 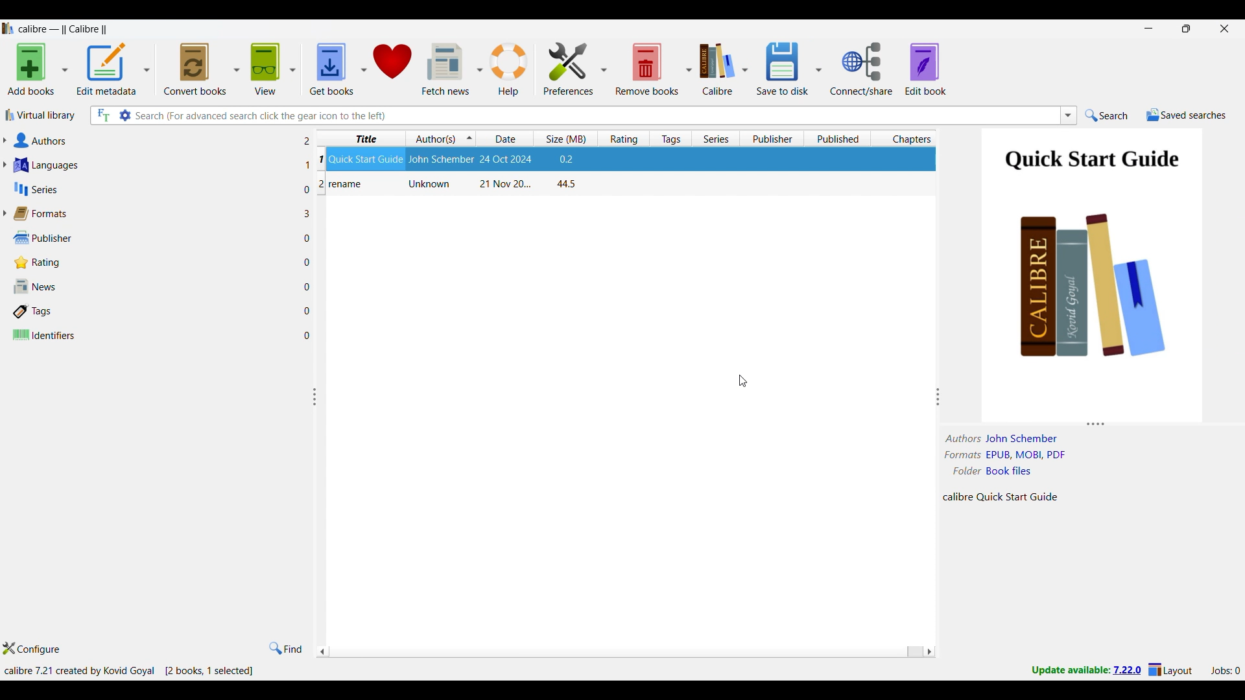 I want to click on Publisher, so click(x=151, y=238).